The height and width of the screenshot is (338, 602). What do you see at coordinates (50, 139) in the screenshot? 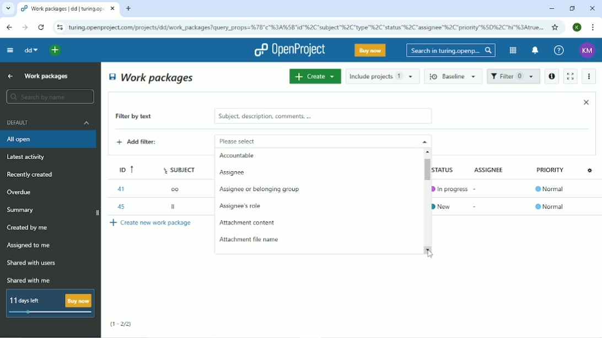
I see `All open` at bounding box center [50, 139].